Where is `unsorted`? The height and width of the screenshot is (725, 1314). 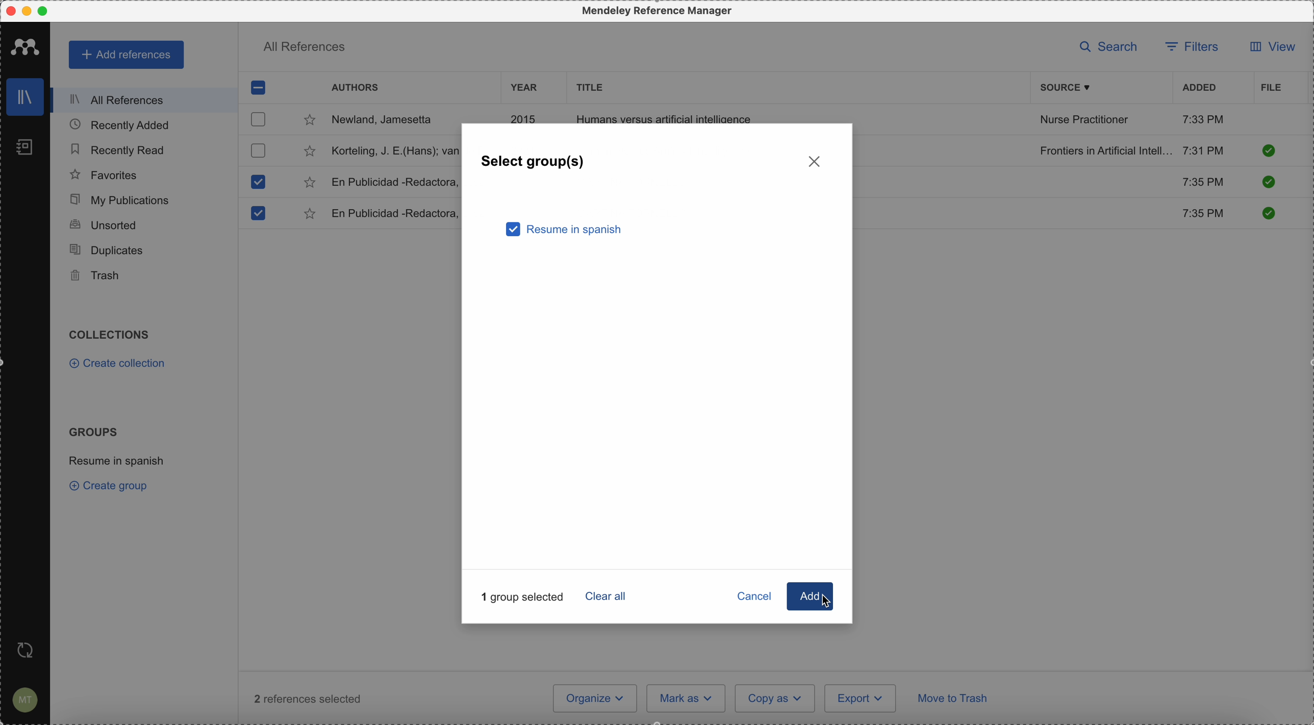
unsorted is located at coordinates (103, 224).